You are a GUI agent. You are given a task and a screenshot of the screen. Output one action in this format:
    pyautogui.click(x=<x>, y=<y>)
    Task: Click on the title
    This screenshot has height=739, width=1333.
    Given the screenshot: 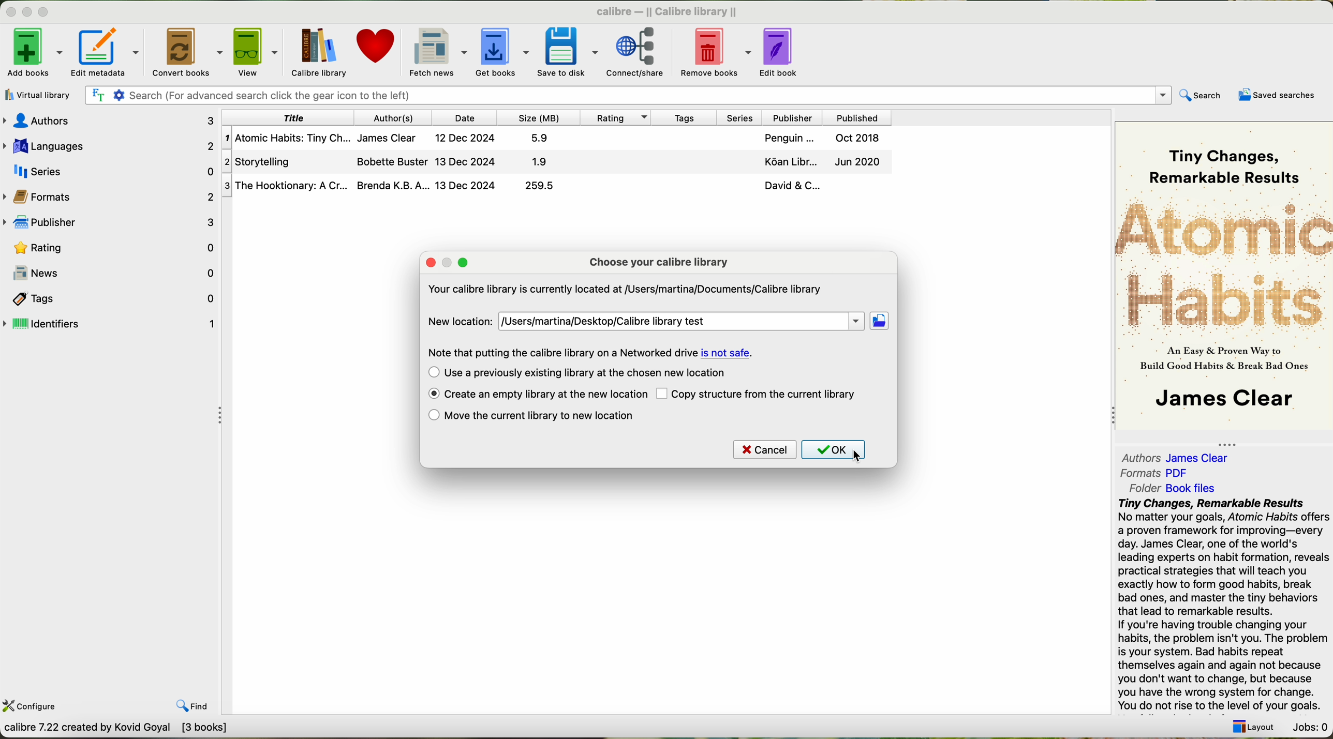 What is the action you would take?
    pyautogui.click(x=289, y=117)
    